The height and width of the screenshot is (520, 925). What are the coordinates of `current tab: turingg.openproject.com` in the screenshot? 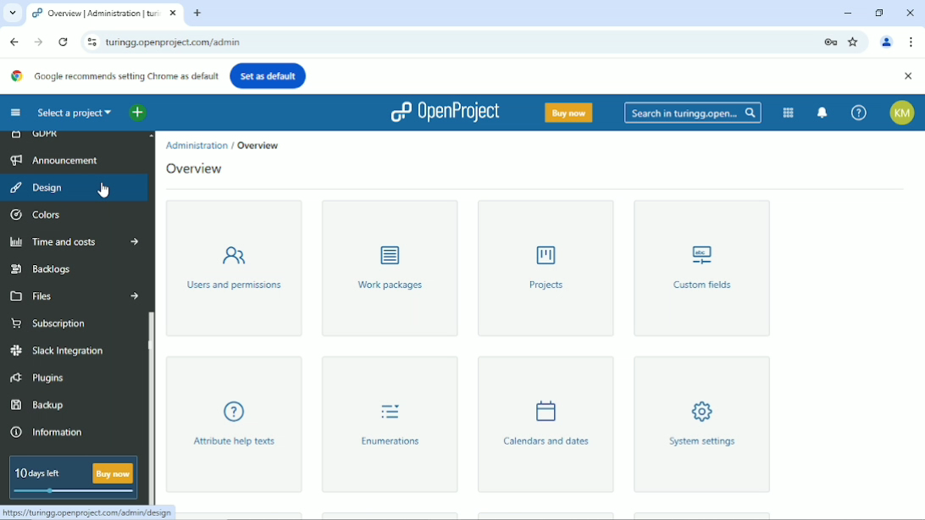 It's located at (96, 15).